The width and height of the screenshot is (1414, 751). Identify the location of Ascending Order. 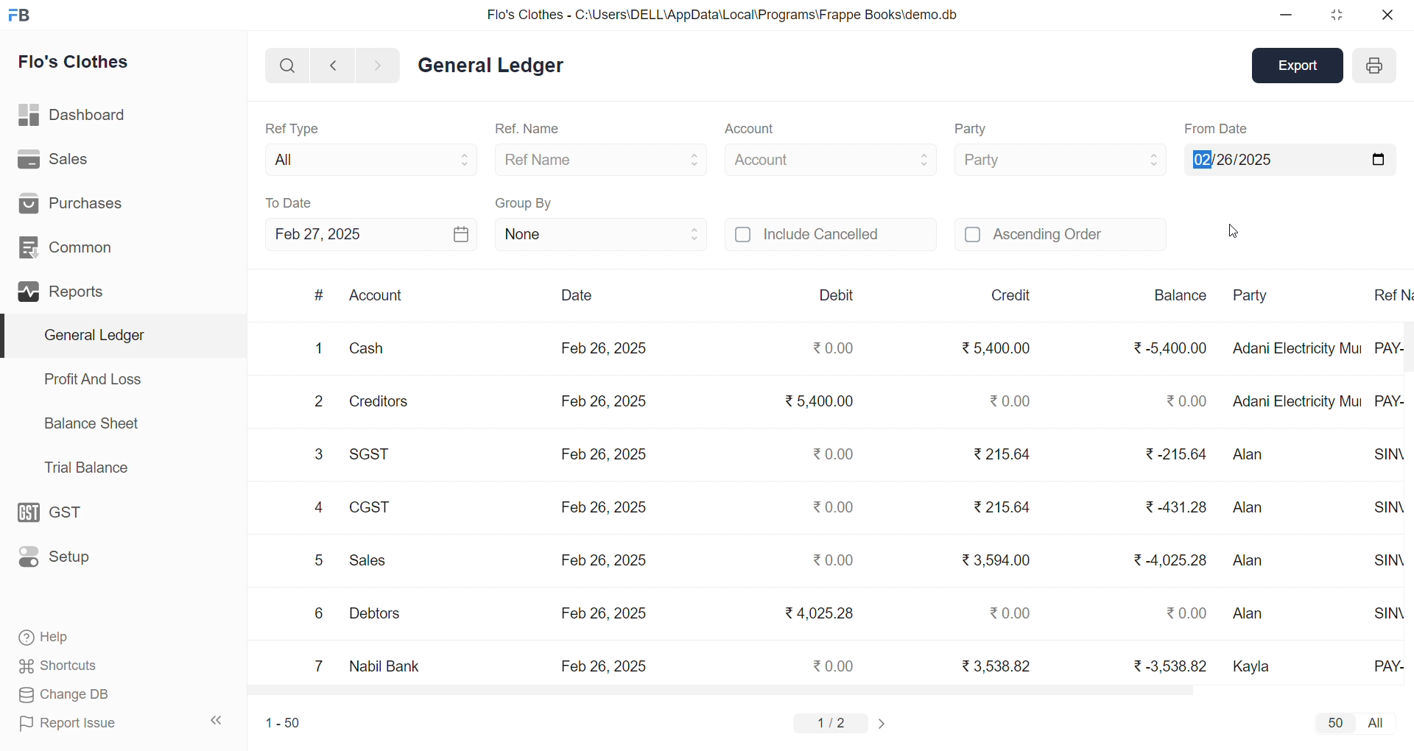
(1060, 233).